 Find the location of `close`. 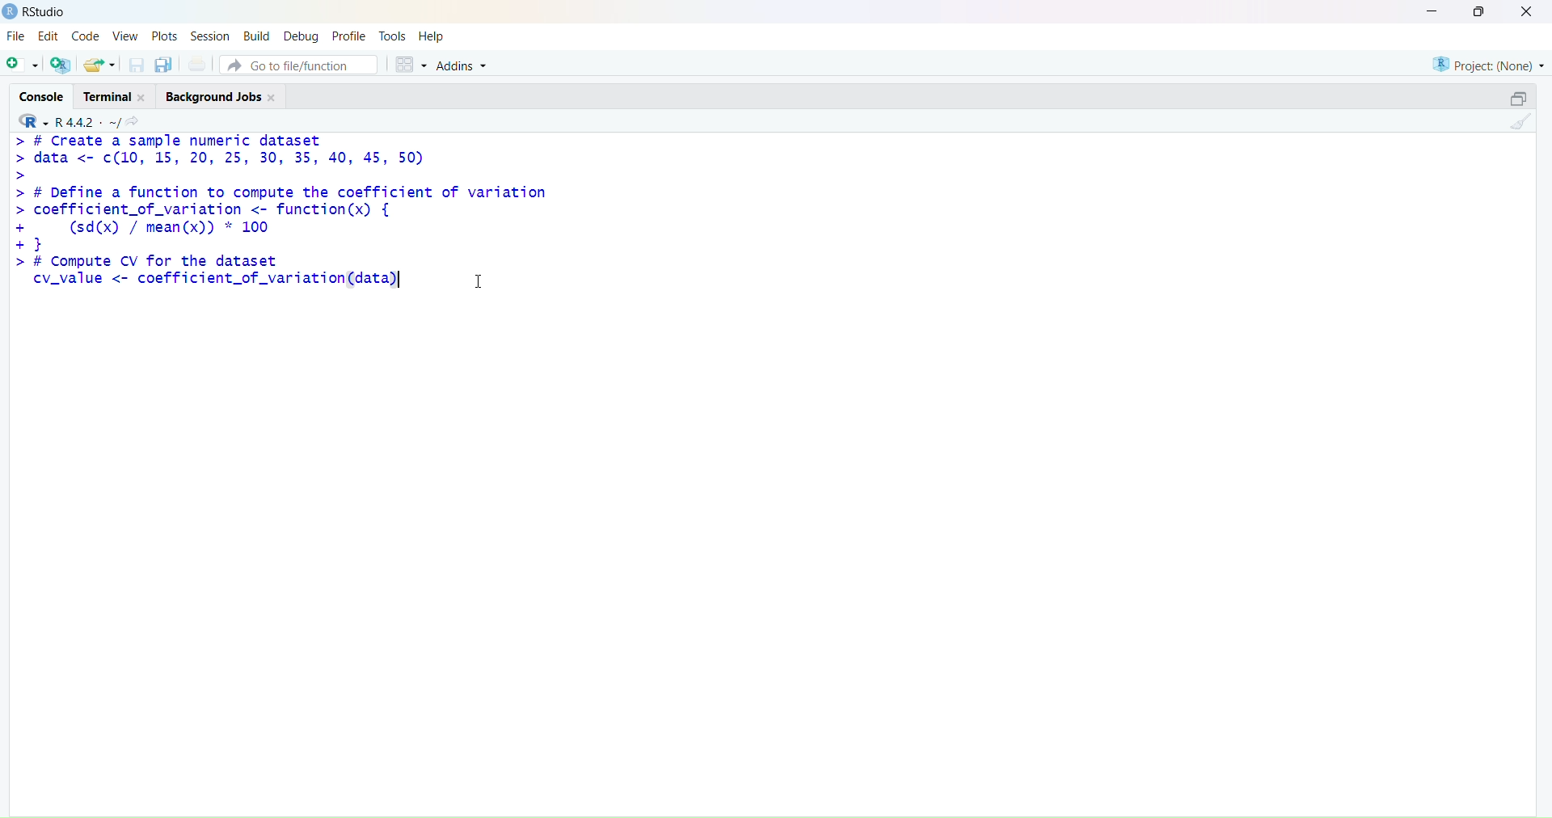

close is located at coordinates (1526, 11).